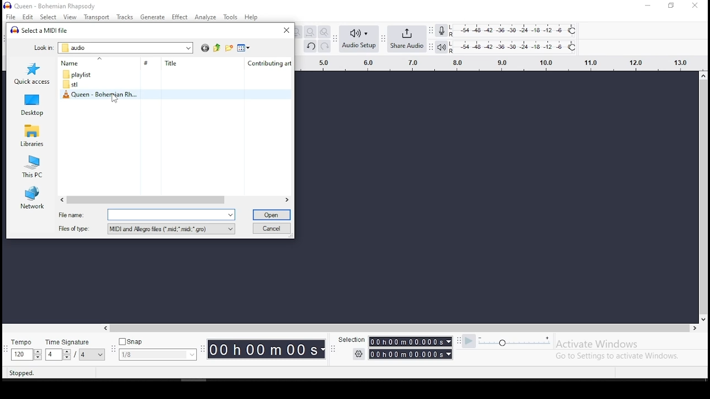 Image resolution: width=710 pixels, height=399 pixels. Describe the element at coordinates (219, 48) in the screenshot. I see `up` at that location.